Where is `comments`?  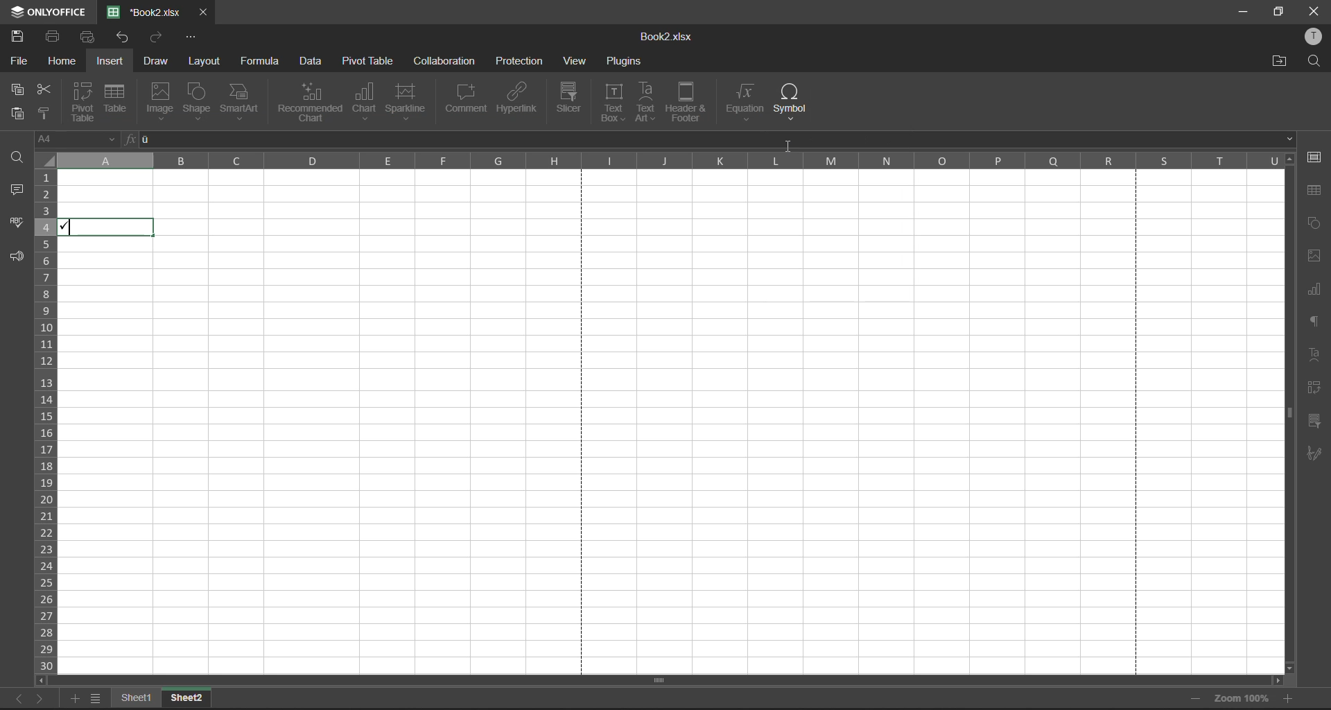 comments is located at coordinates (19, 191).